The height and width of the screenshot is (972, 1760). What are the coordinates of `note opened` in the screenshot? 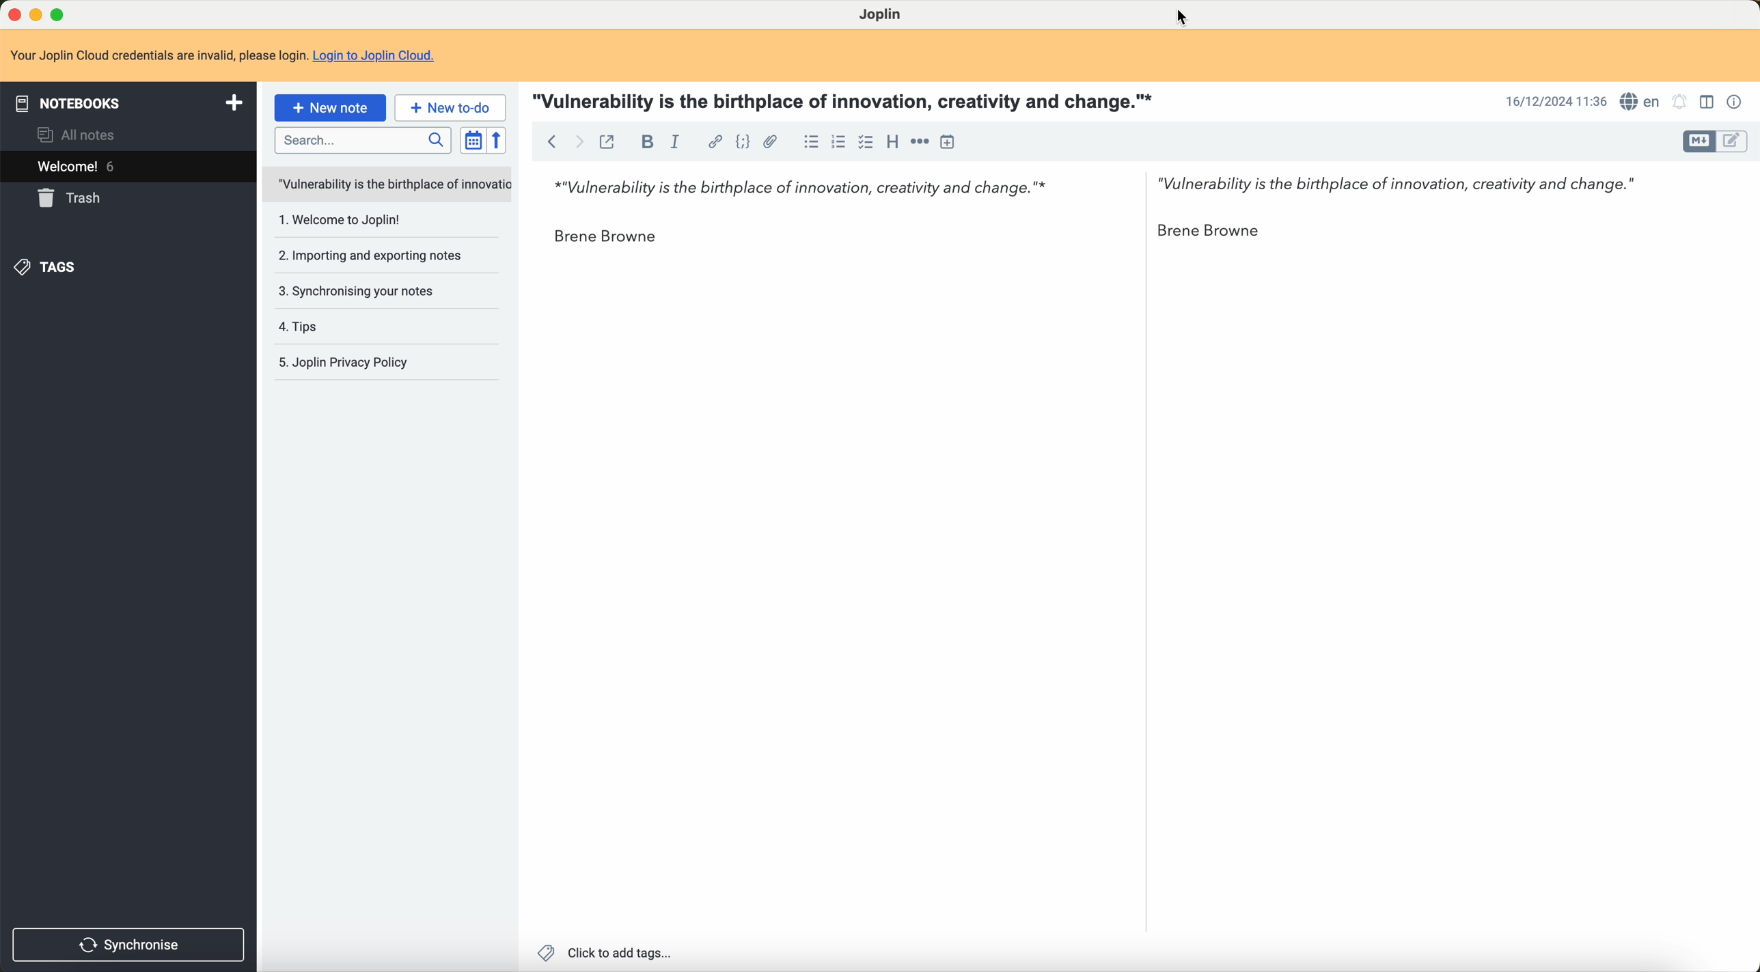 It's located at (385, 183).